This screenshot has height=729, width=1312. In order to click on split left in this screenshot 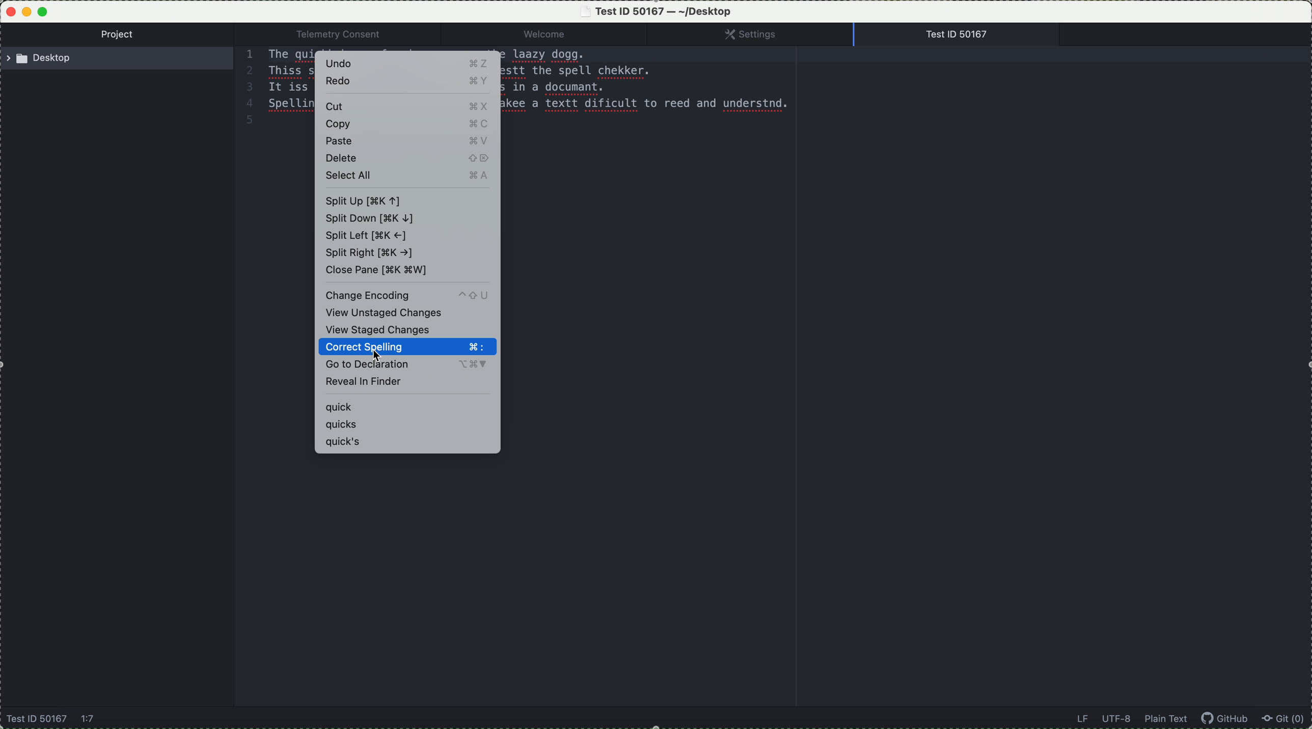, I will do `click(367, 236)`.